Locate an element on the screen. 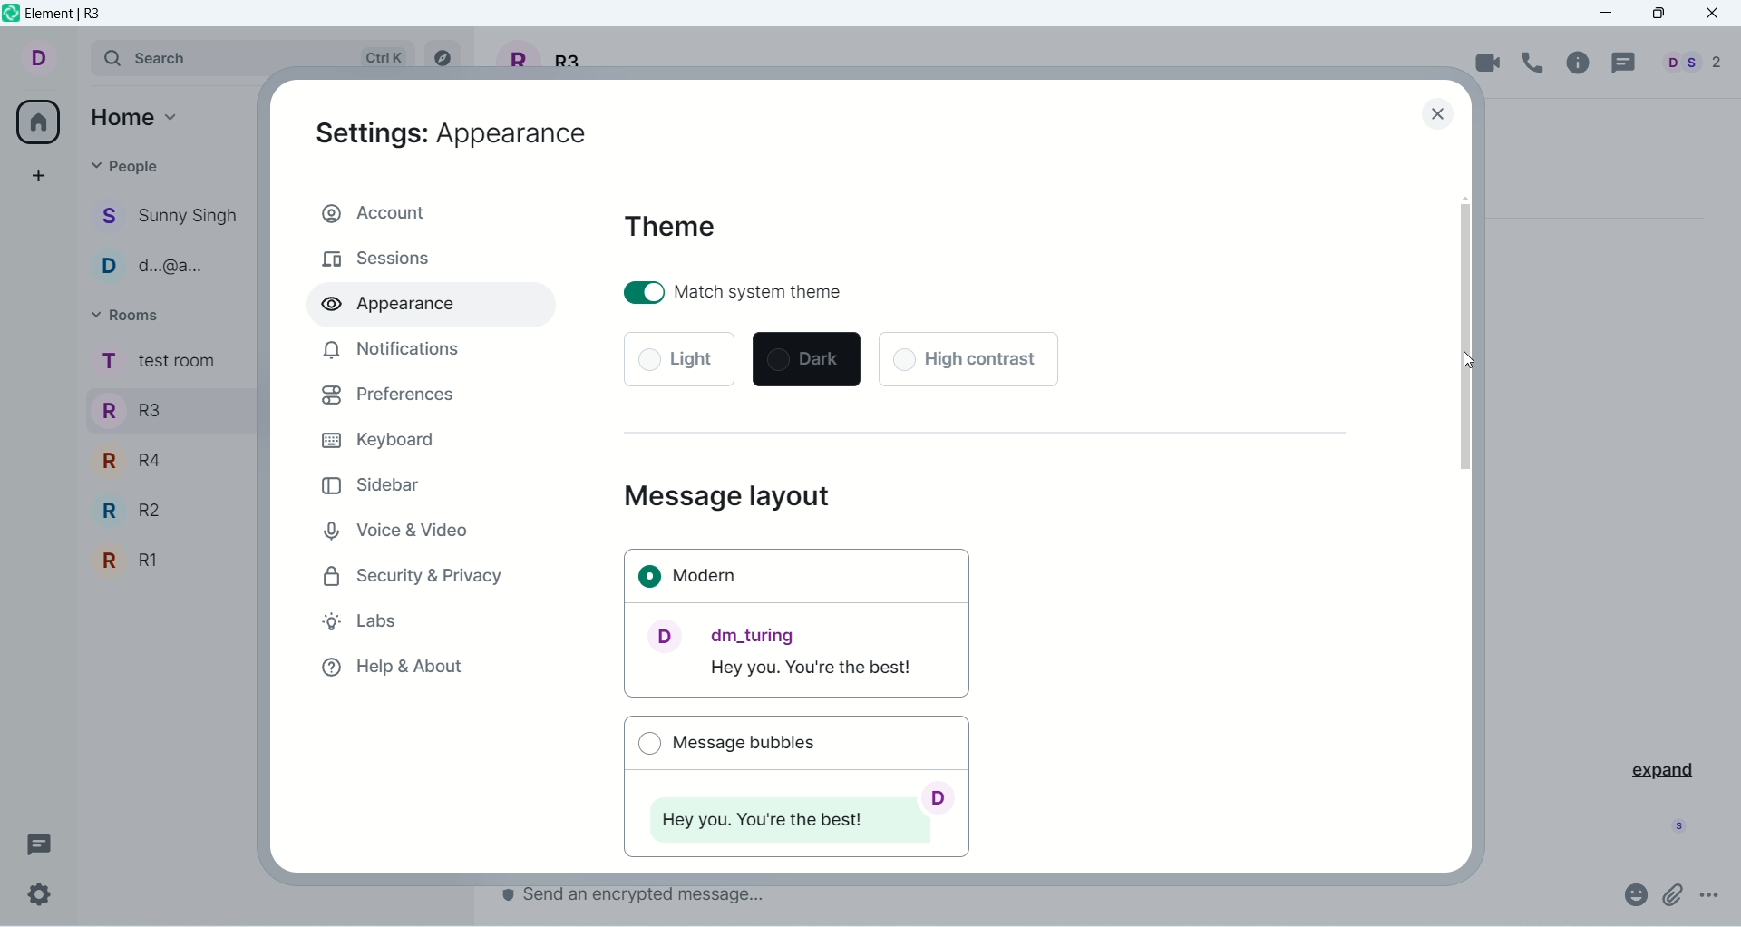 The image size is (1741, 927). R4 is located at coordinates (166, 458).